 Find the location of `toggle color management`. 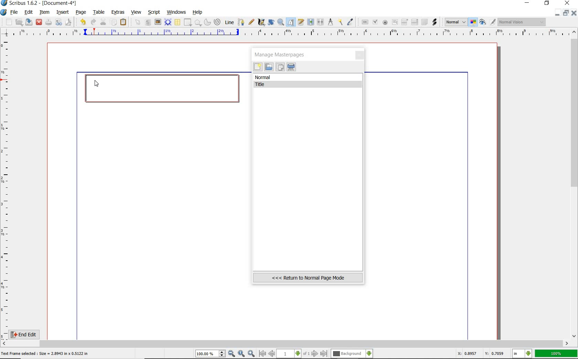

toggle color management is located at coordinates (473, 23).